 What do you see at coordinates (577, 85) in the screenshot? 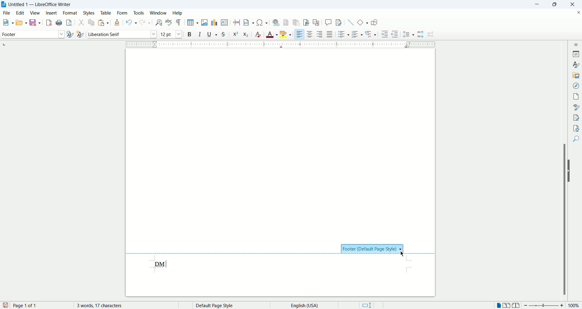
I see `navigator` at bounding box center [577, 85].